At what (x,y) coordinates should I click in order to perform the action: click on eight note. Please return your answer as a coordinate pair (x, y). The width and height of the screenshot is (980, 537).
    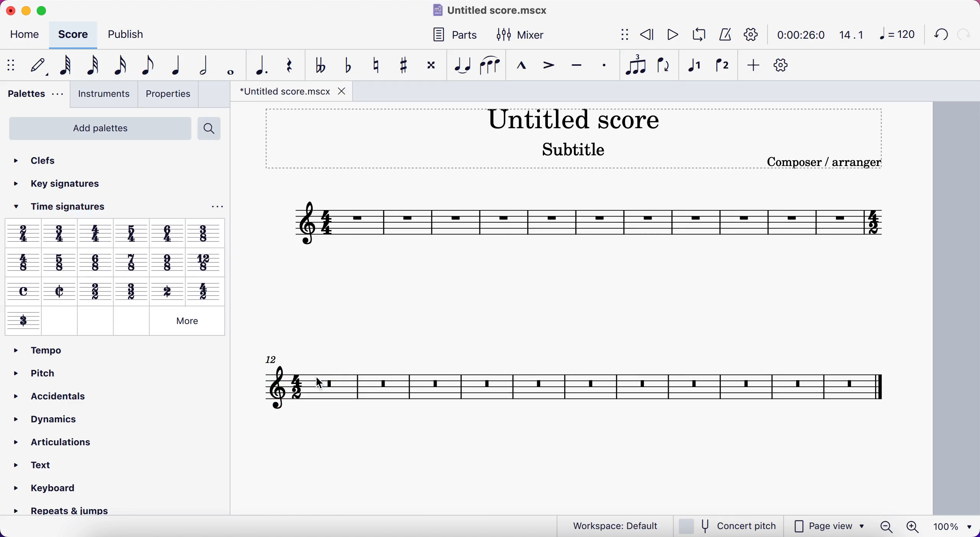
    Looking at the image, I should click on (143, 65).